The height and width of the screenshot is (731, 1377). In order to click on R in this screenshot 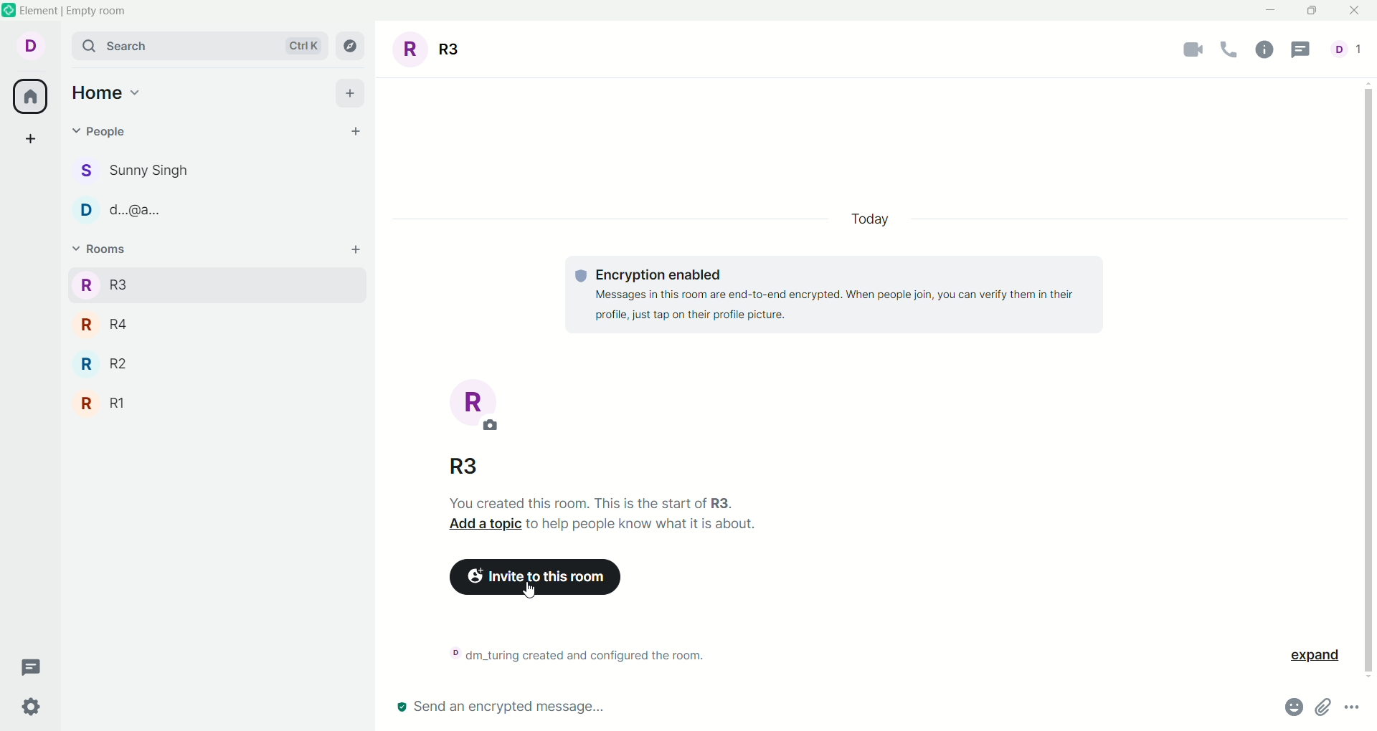, I will do `click(483, 404)`.